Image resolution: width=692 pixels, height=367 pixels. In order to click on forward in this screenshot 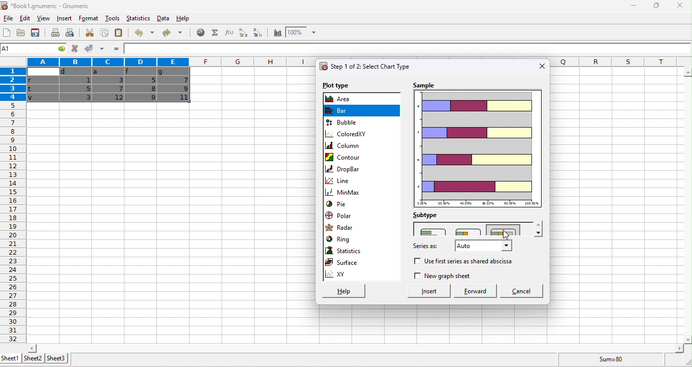, I will do `click(474, 291)`.